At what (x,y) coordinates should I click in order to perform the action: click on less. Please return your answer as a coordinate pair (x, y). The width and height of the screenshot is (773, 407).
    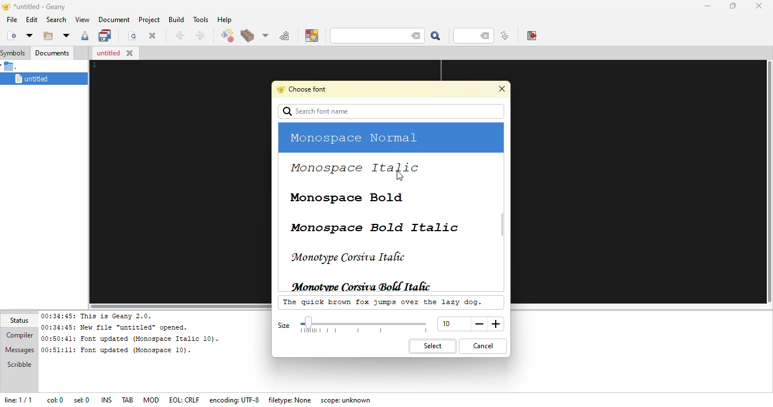
    Looking at the image, I should click on (479, 324).